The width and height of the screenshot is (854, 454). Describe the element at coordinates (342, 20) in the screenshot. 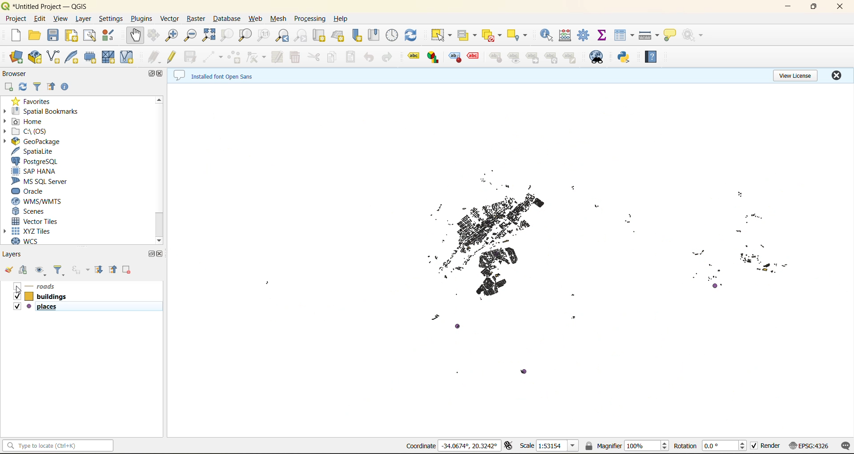

I see `help` at that location.